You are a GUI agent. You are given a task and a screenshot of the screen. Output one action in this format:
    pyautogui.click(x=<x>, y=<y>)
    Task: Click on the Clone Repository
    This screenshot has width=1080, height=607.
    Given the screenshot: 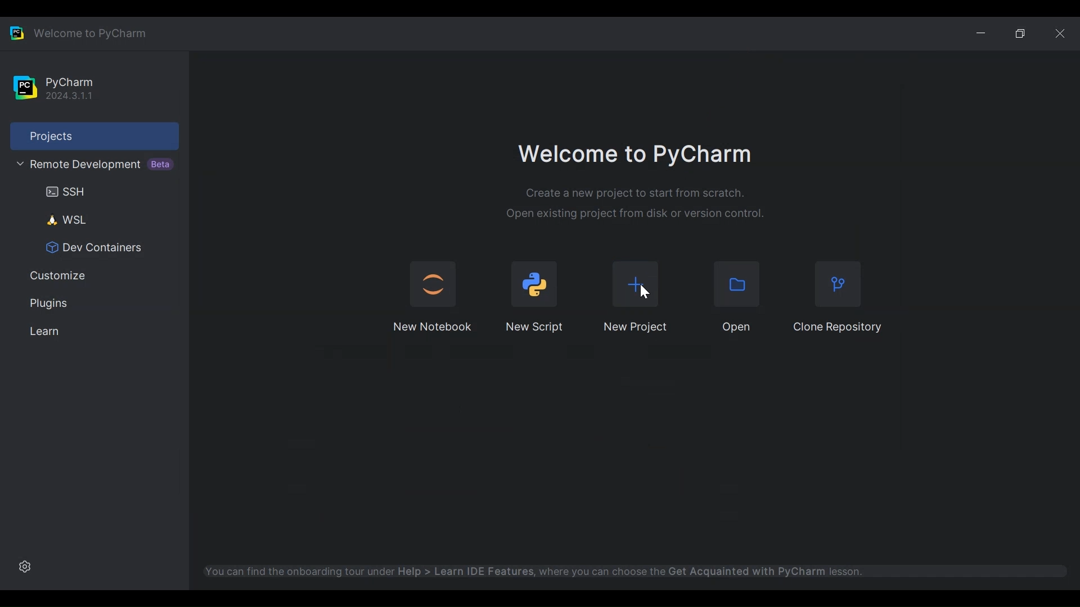 What is the action you would take?
    pyautogui.click(x=838, y=286)
    